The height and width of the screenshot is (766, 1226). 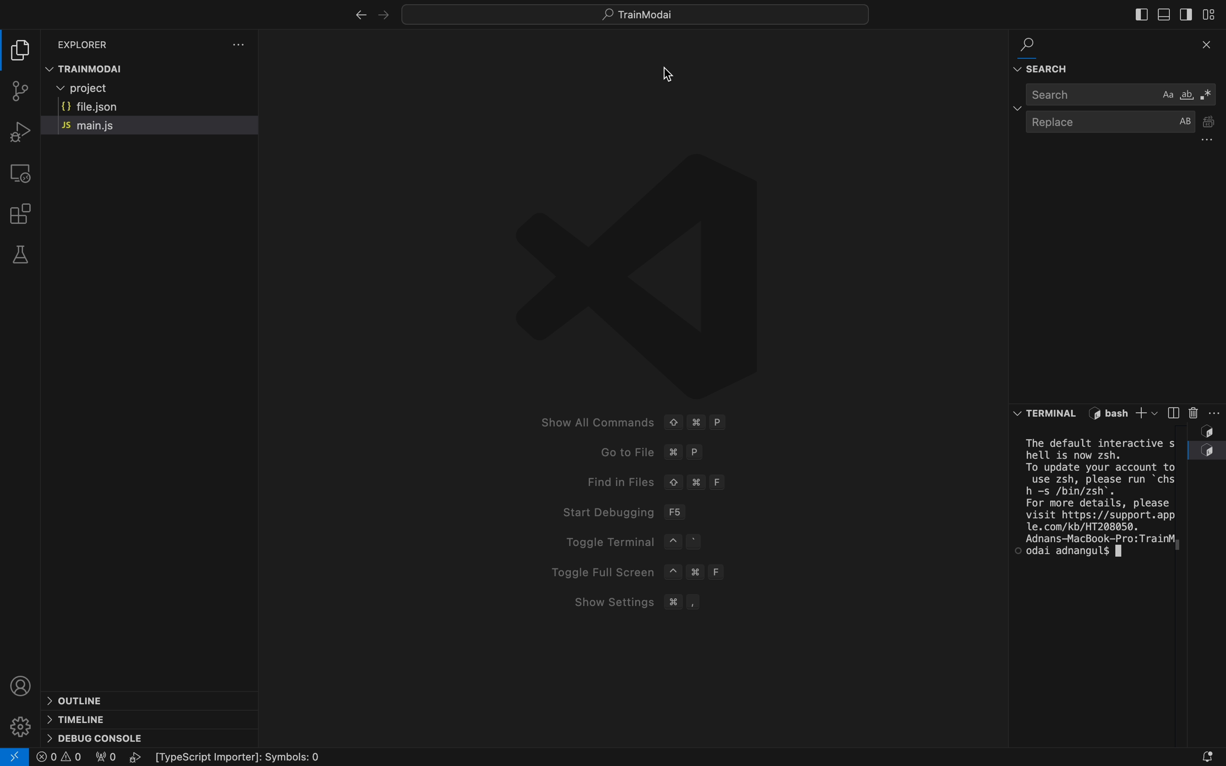 What do you see at coordinates (654, 274) in the screenshot?
I see `Logo` at bounding box center [654, 274].